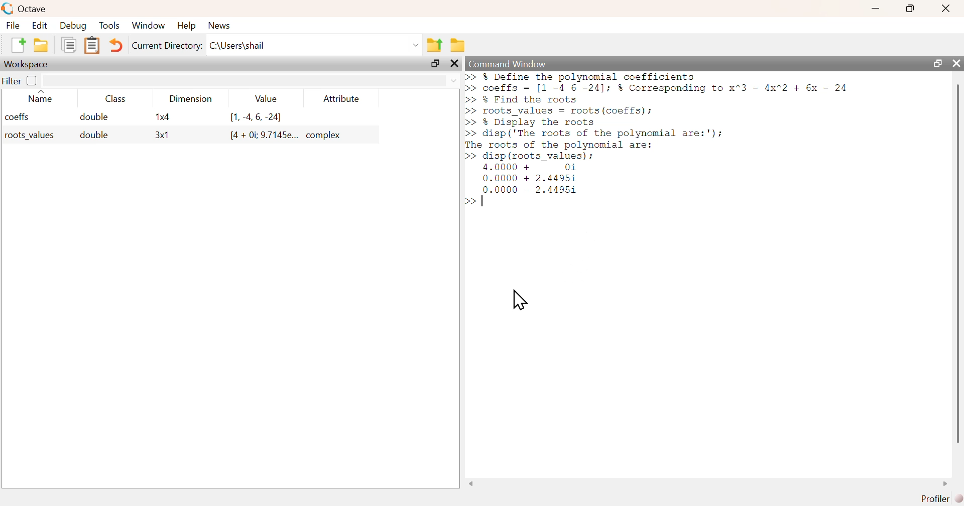 This screenshot has width=964, height=506. I want to click on scroll right, so click(947, 483).